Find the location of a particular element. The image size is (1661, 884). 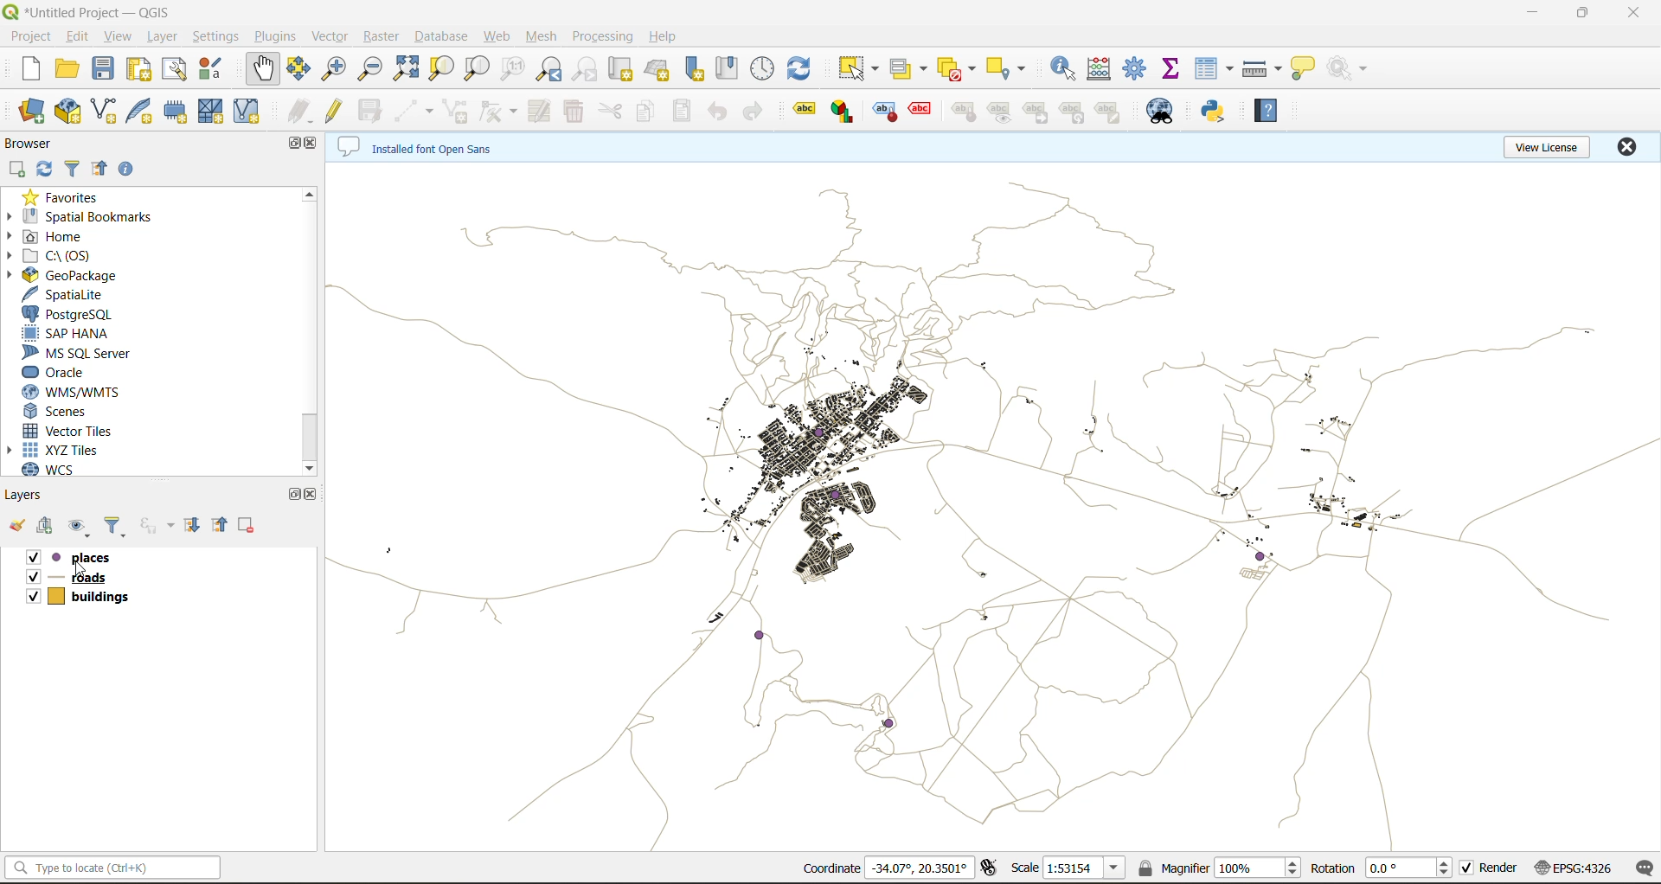

crs is located at coordinates (1571, 868).